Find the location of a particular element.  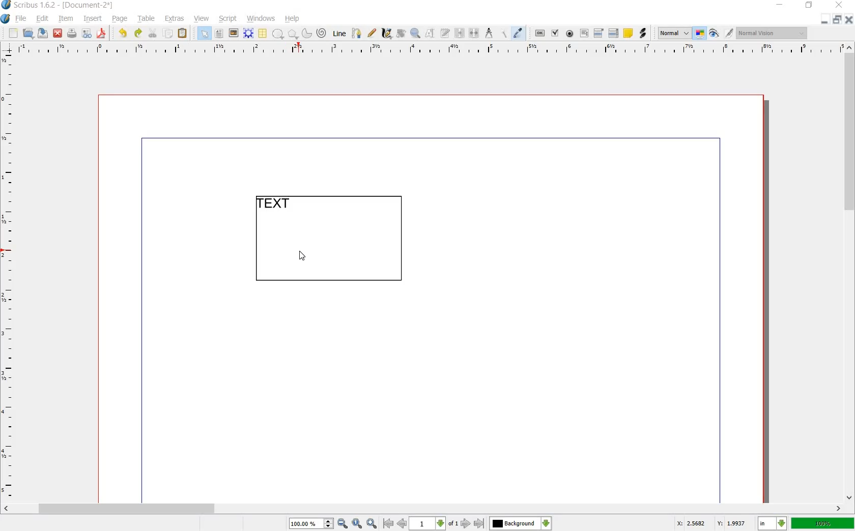

100% is located at coordinates (306, 523).